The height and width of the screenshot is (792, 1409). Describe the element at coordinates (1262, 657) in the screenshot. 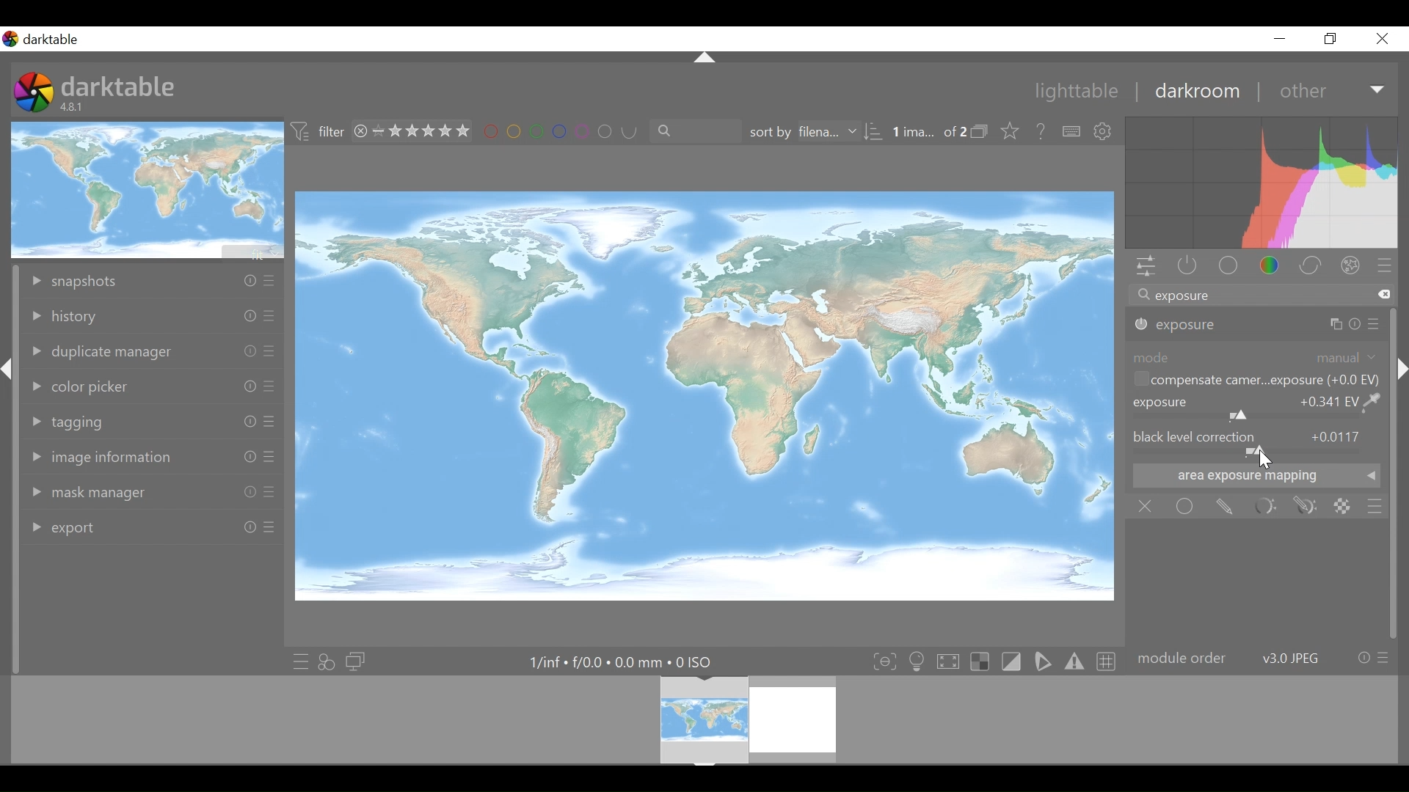

I see `module order` at that location.